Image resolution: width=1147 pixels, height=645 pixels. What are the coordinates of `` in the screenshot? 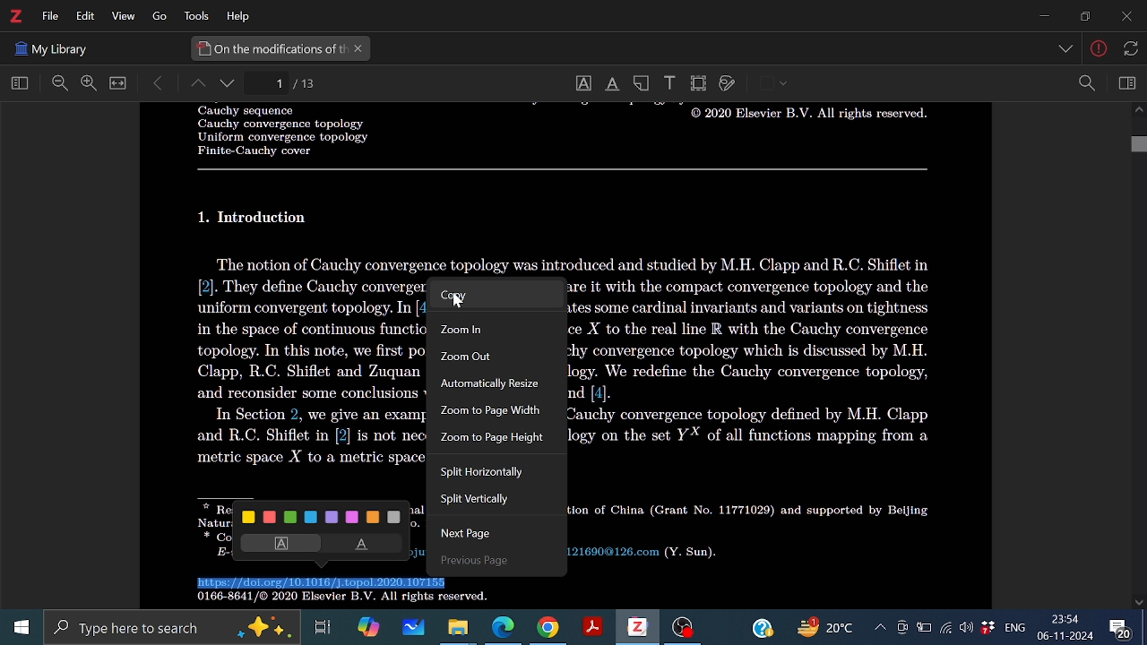 It's located at (335, 599).